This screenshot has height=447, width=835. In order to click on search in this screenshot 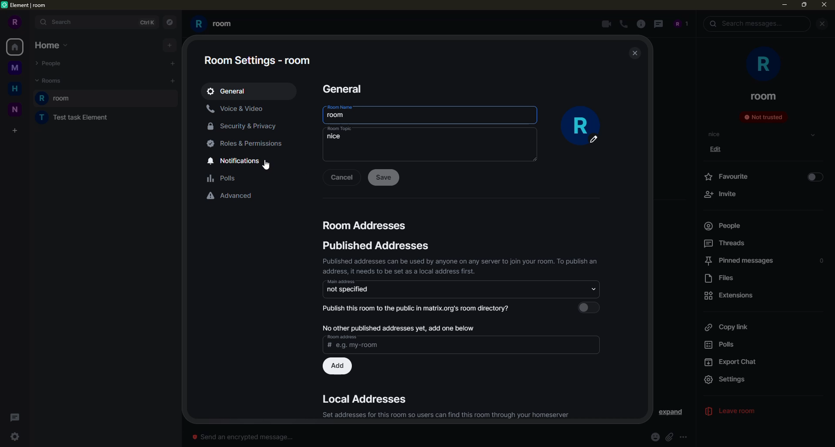, I will do `click(746, 24)`.